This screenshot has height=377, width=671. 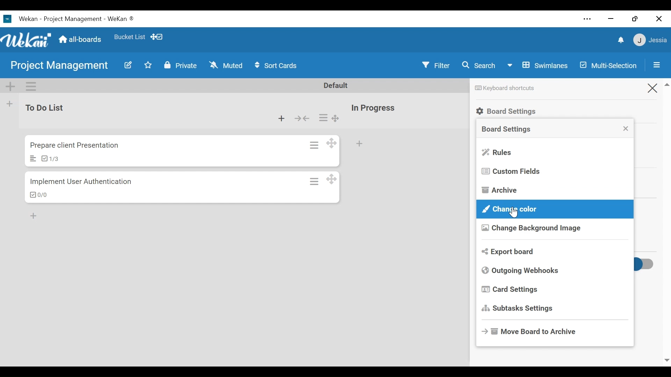 What do you see at coordinates (314, 145) in the screenshot?
I see `Card Actions` at bounding box center [314, 145].